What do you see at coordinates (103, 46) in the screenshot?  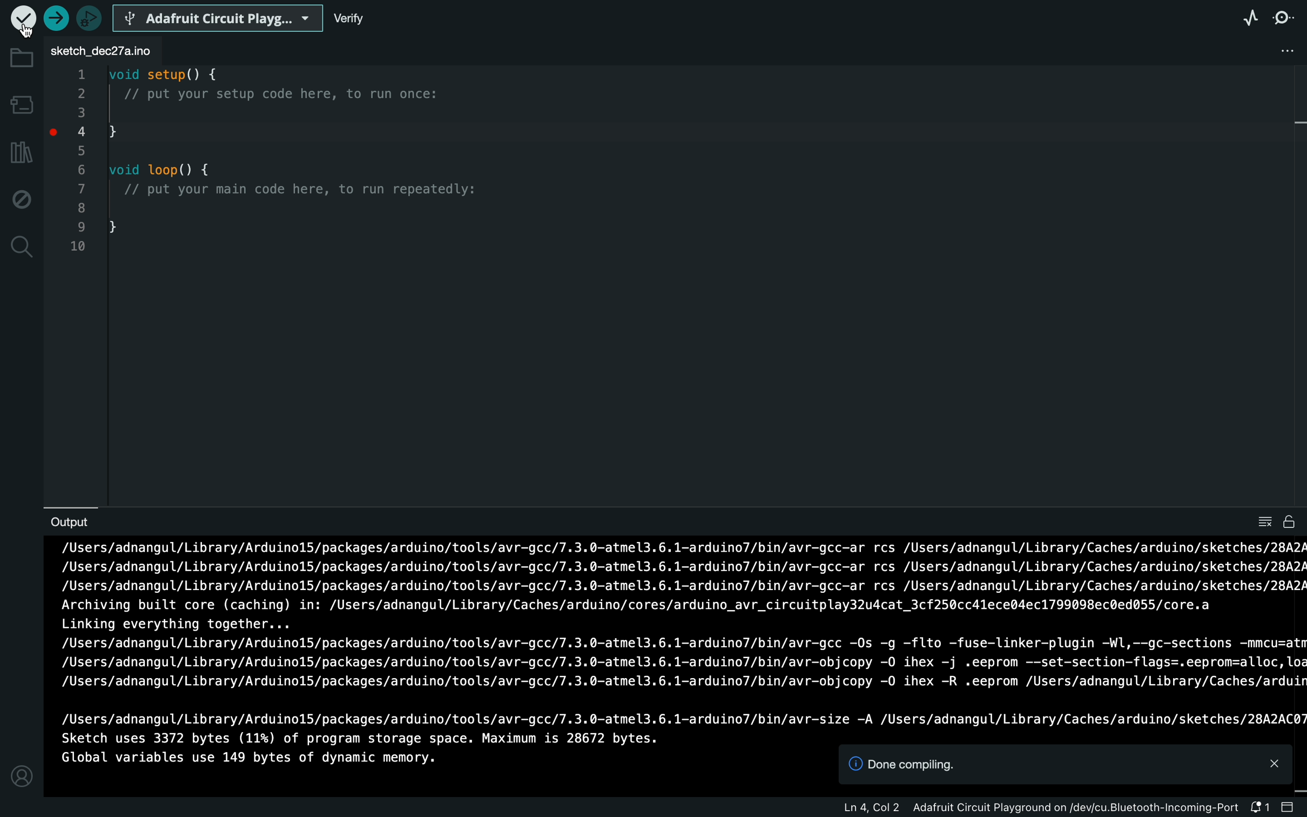 I see `file tab` at bounding box center [103, 46].